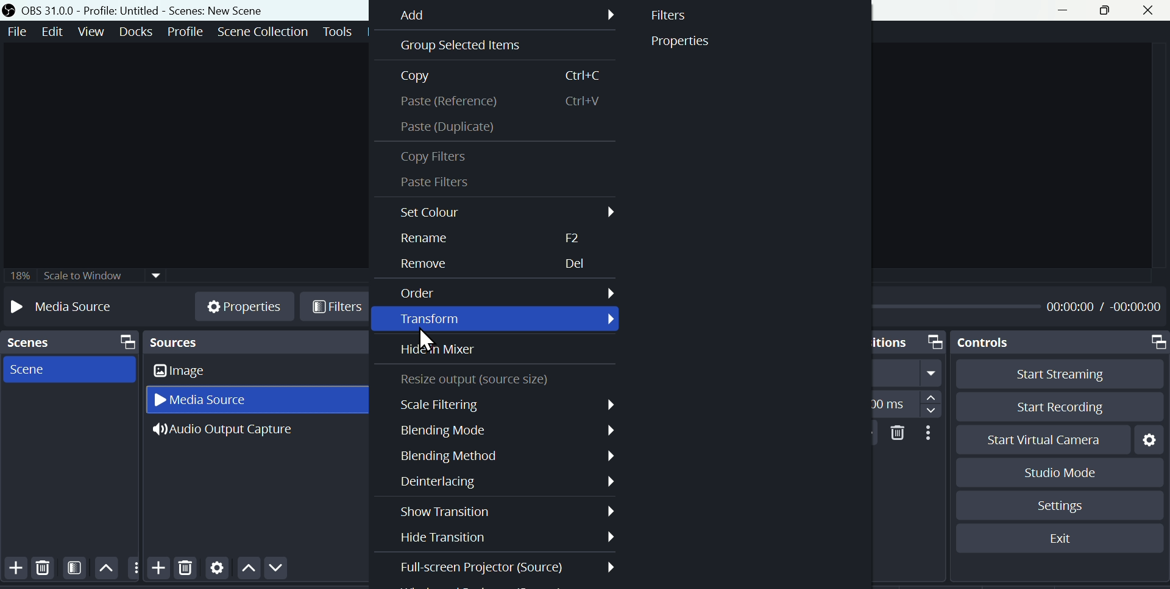  I want to click on Set colour, so click(503, 211).